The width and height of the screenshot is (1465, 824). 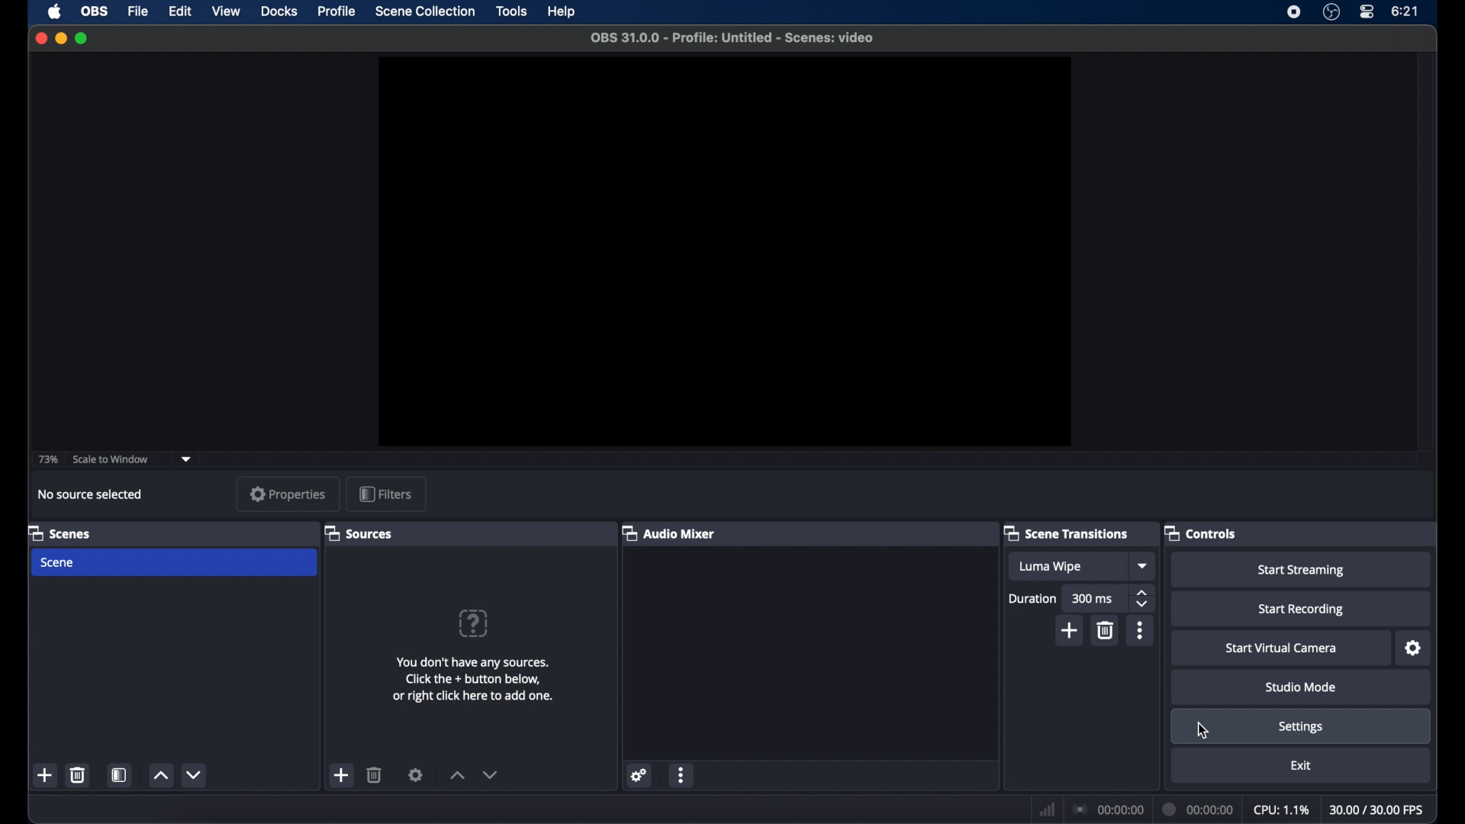 What do you see at coordinates (187, 459) in the screenshot?
I see `dropdown` at bounding box center [187, 459].